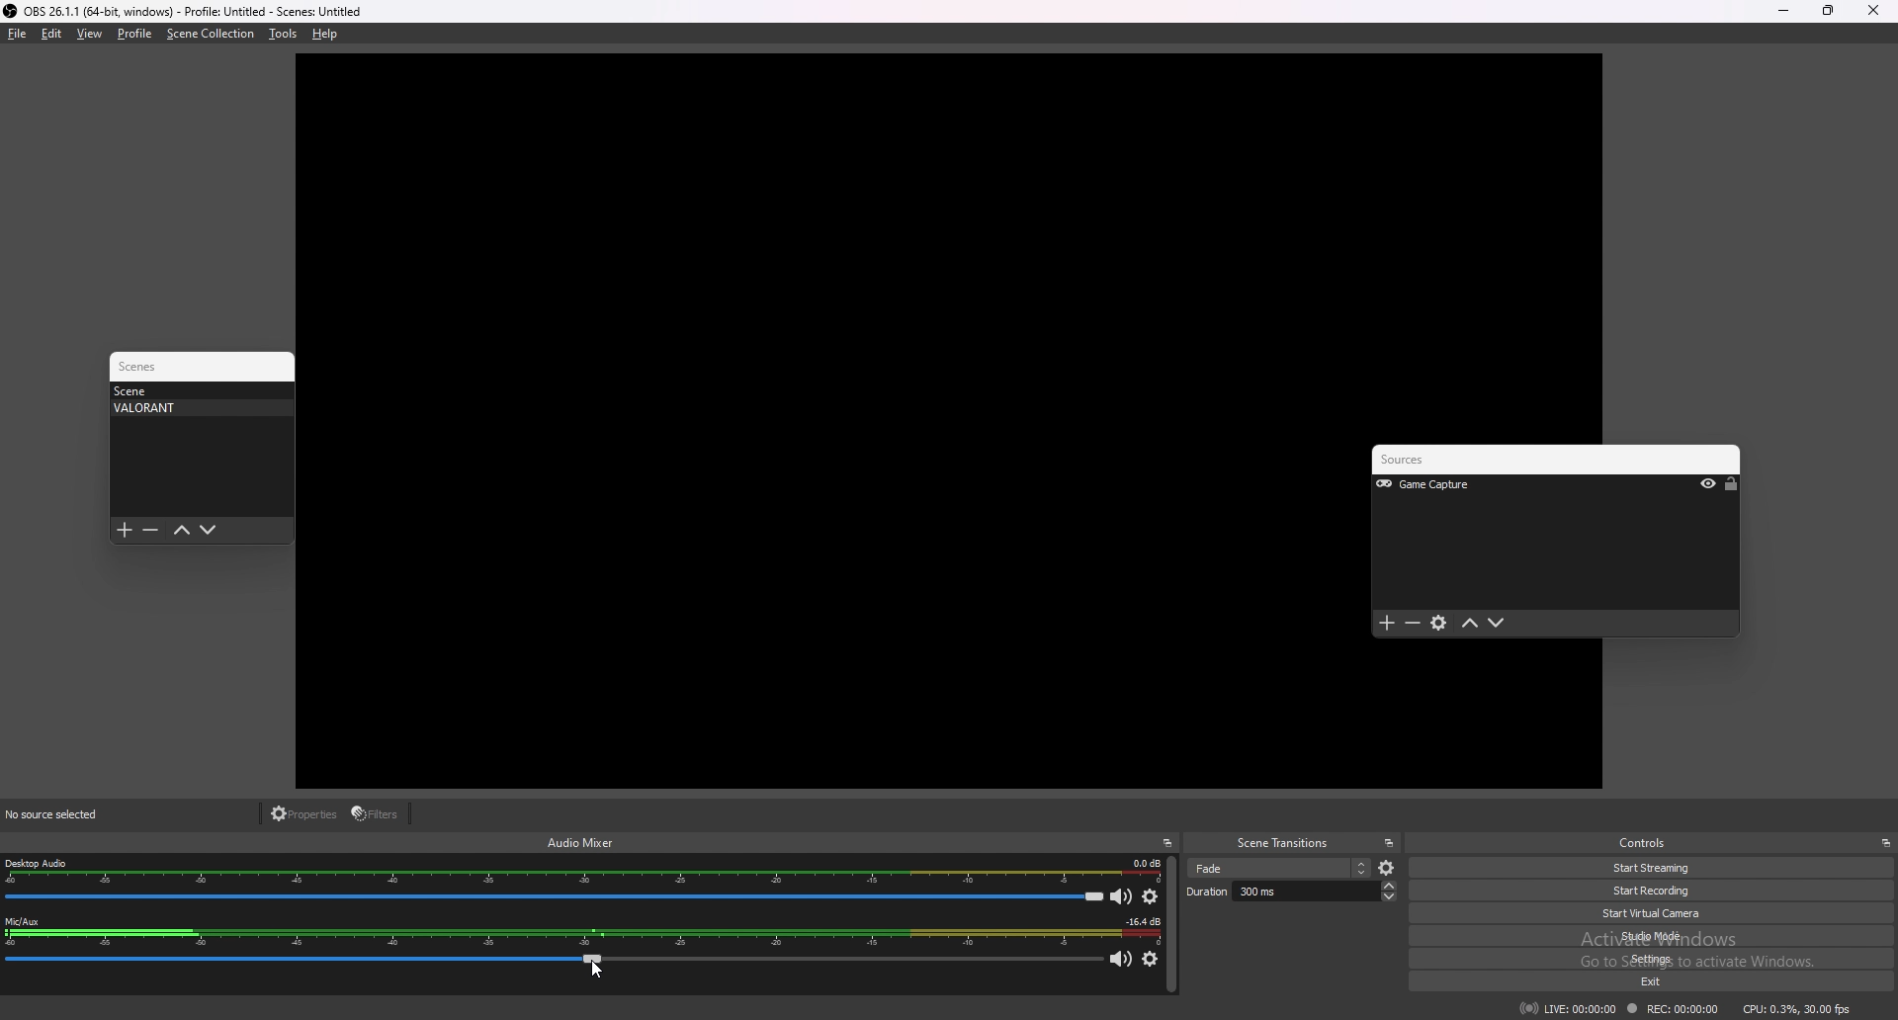 The height and width of the screenshot is (1020, 1898). Describe the element at coordinates (181, 531) in the screenshot. I see `move up` at that location.